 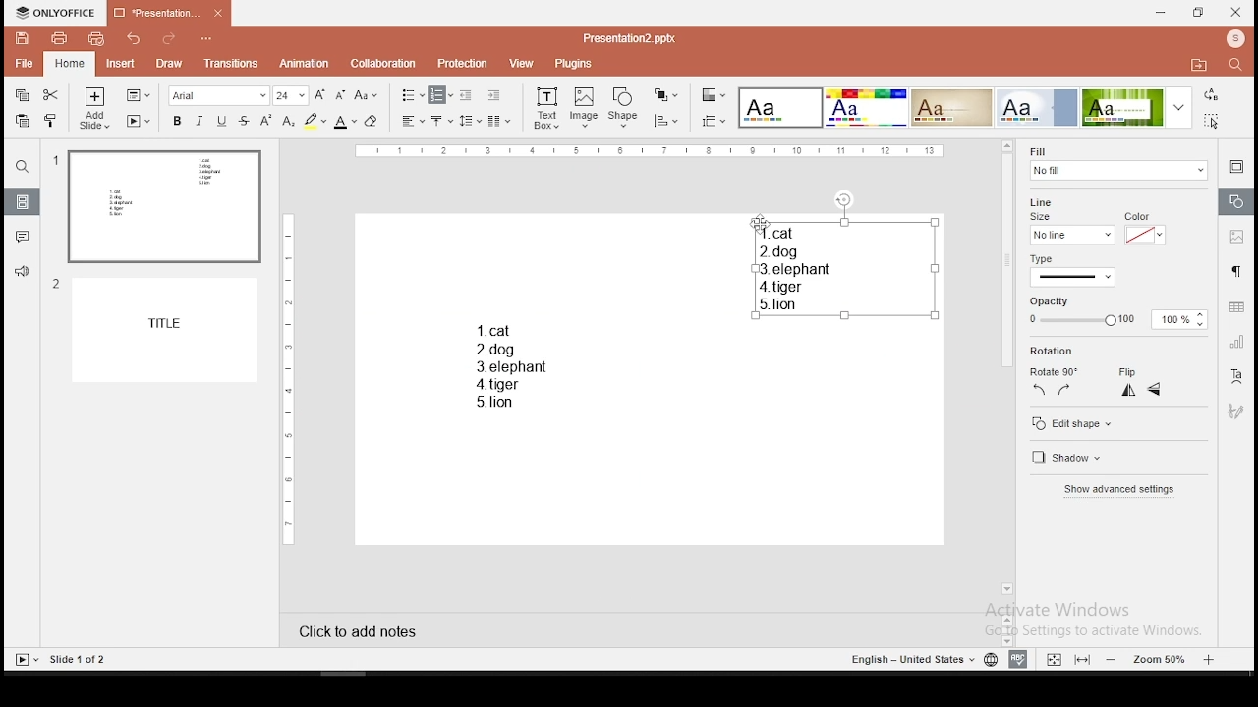 I want to click on line type, so click(x=1073, y=277).